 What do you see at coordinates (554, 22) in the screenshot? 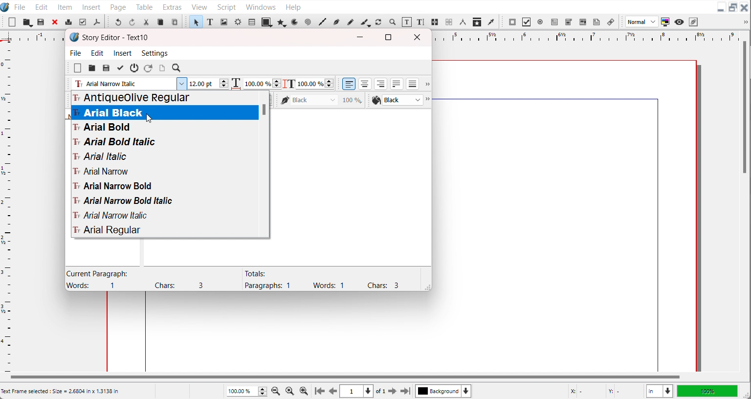
I see `PDF text field` at bounding box center [554, 22].